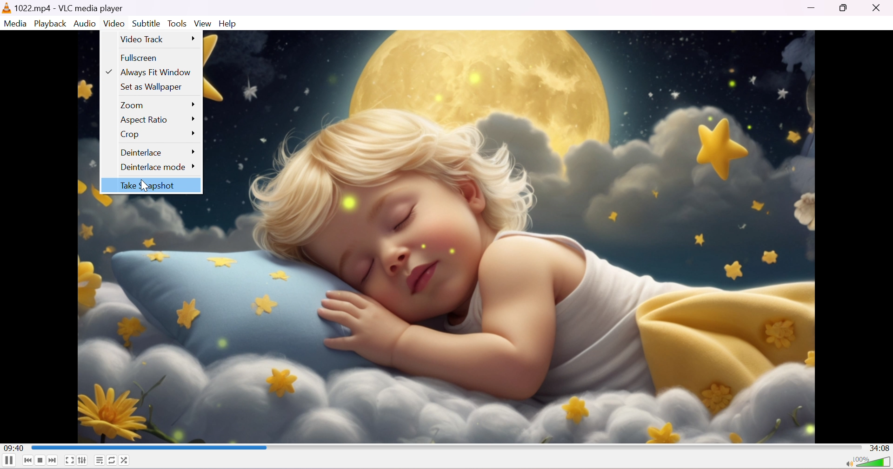 The height and width of the screenshot is (469, 893). I want to click on Fullscreen, so click(140, 59).